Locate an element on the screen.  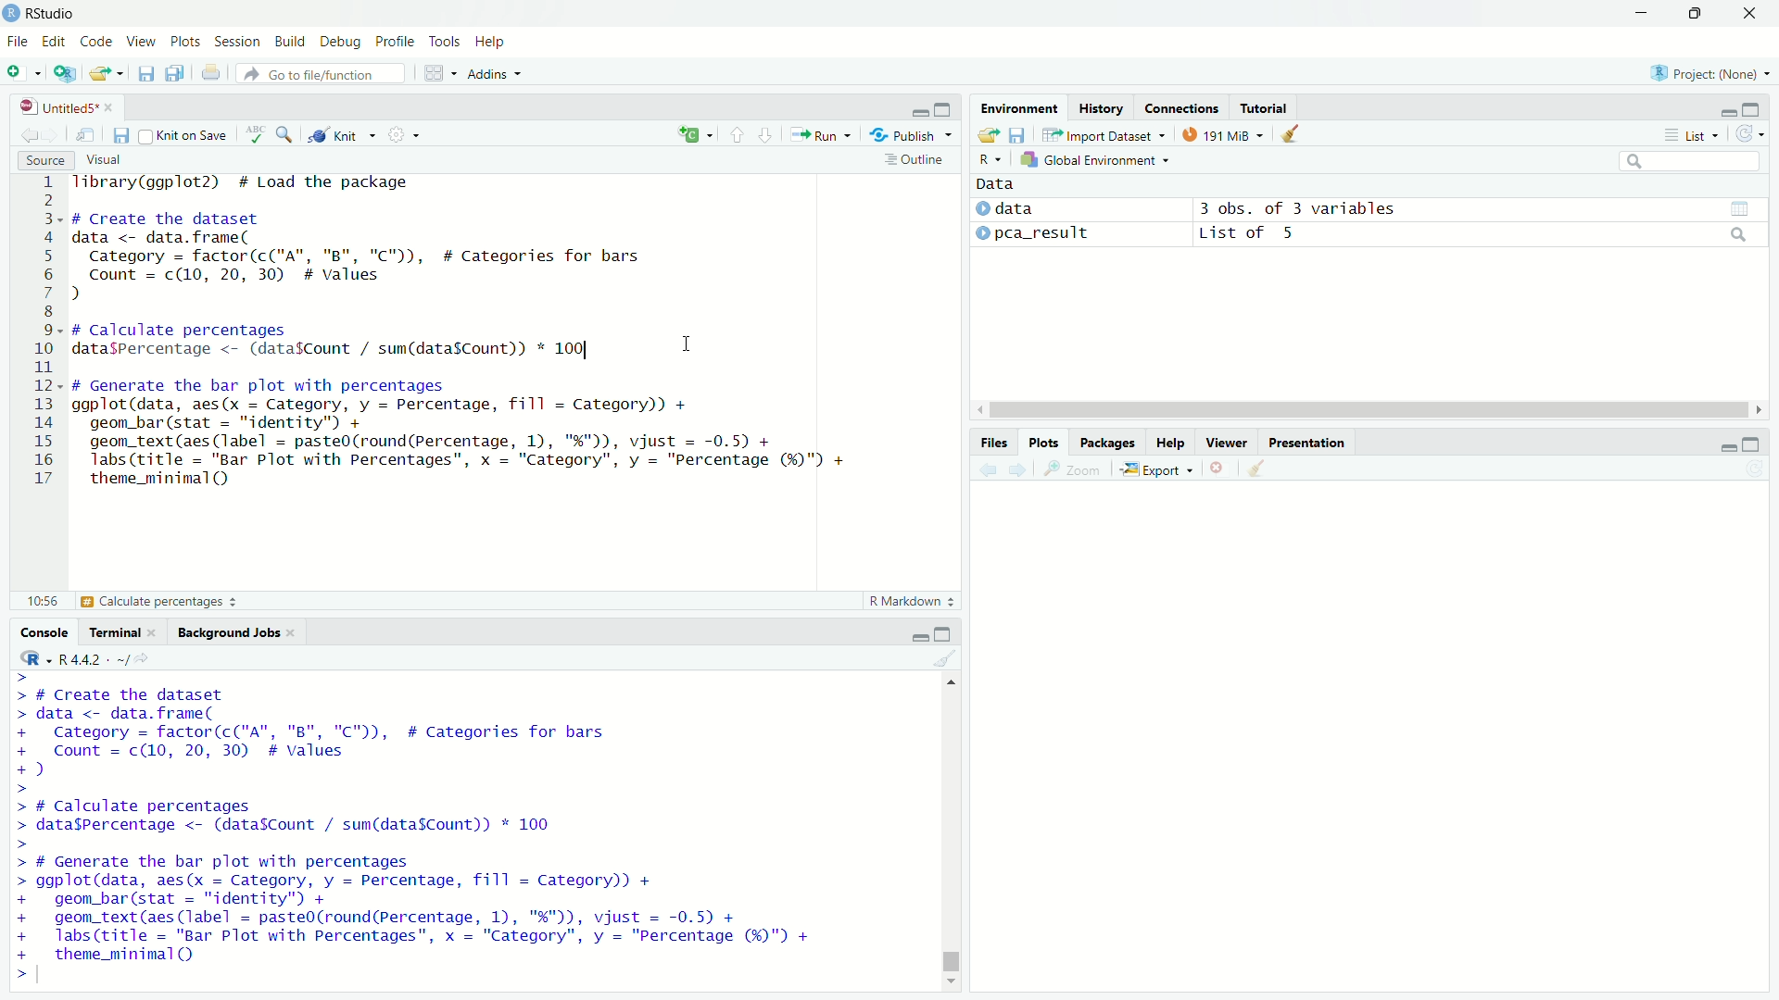
View is located at coordinates (143, 43).